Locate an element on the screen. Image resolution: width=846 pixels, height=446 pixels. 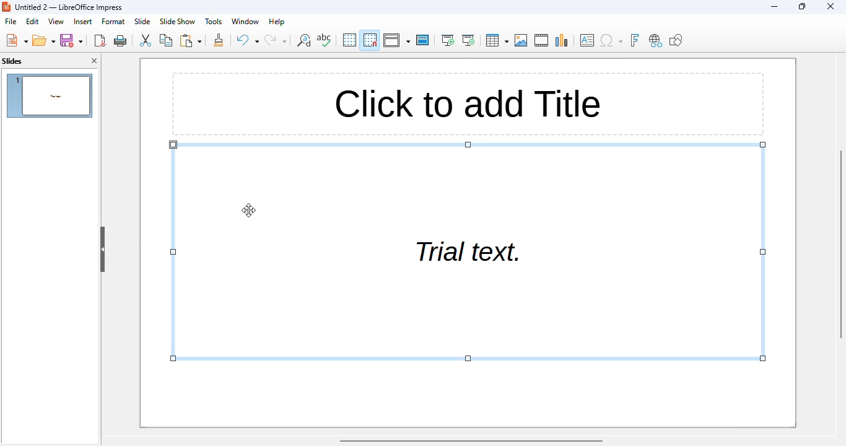
redo is located at coordinates (276, 40).